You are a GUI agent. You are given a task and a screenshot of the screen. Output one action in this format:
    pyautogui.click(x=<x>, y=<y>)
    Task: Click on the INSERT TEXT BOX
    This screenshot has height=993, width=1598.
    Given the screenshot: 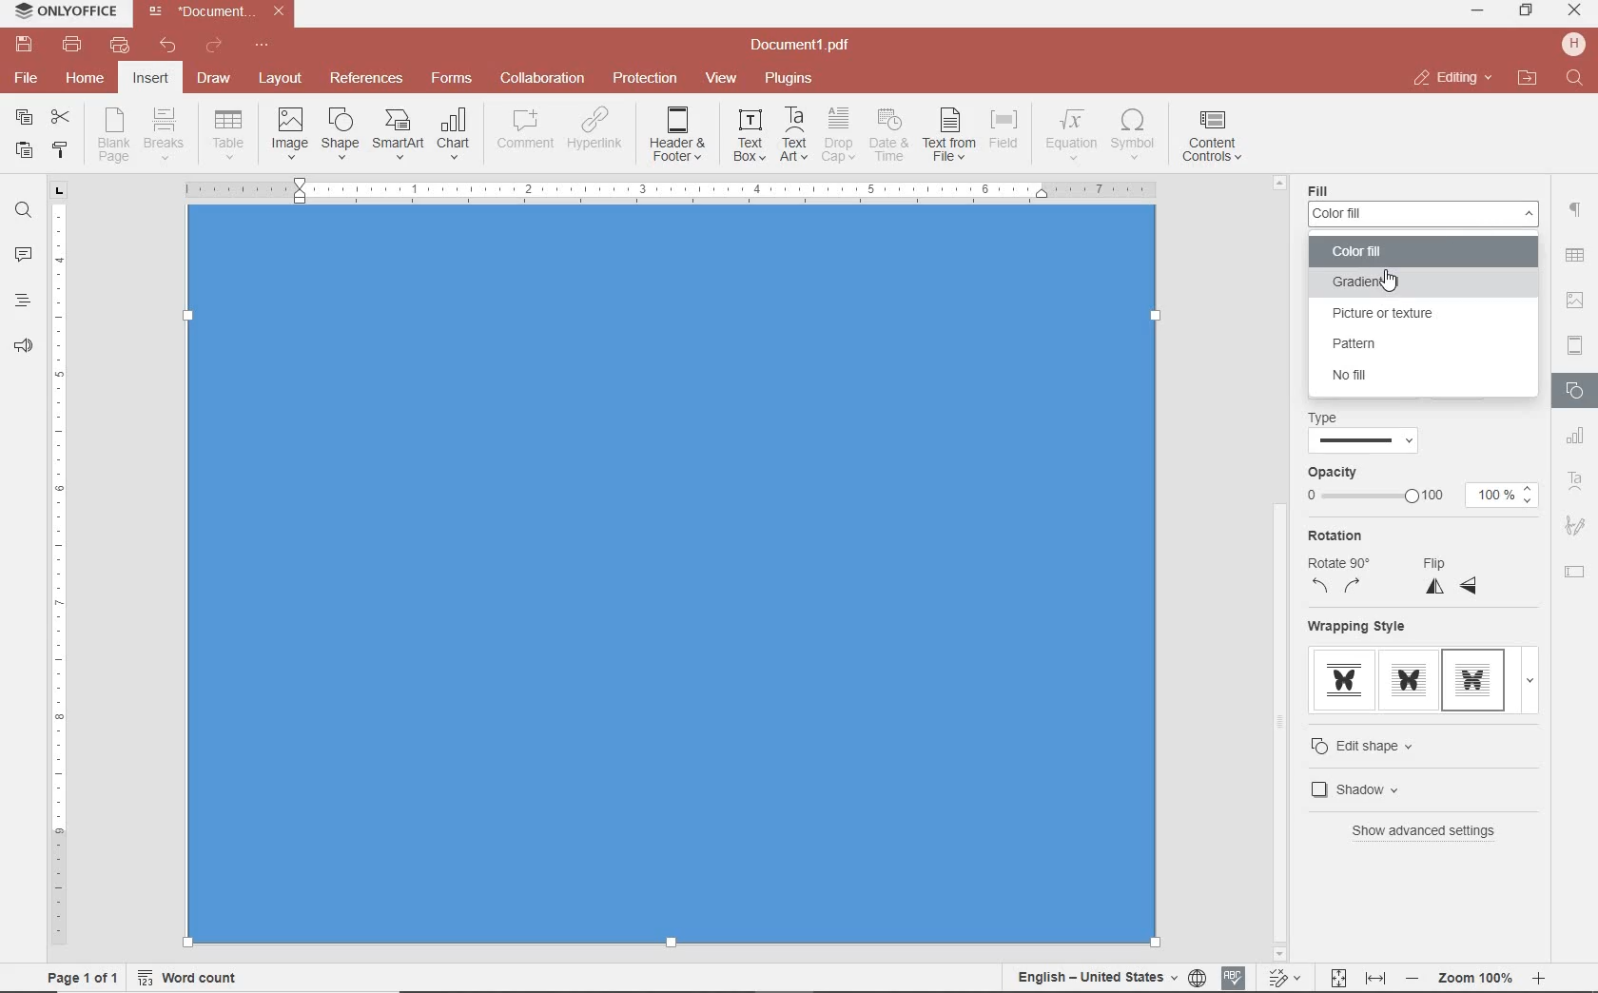 What is the action you would take?
    pyautogui.click(x=749, y=134)
    